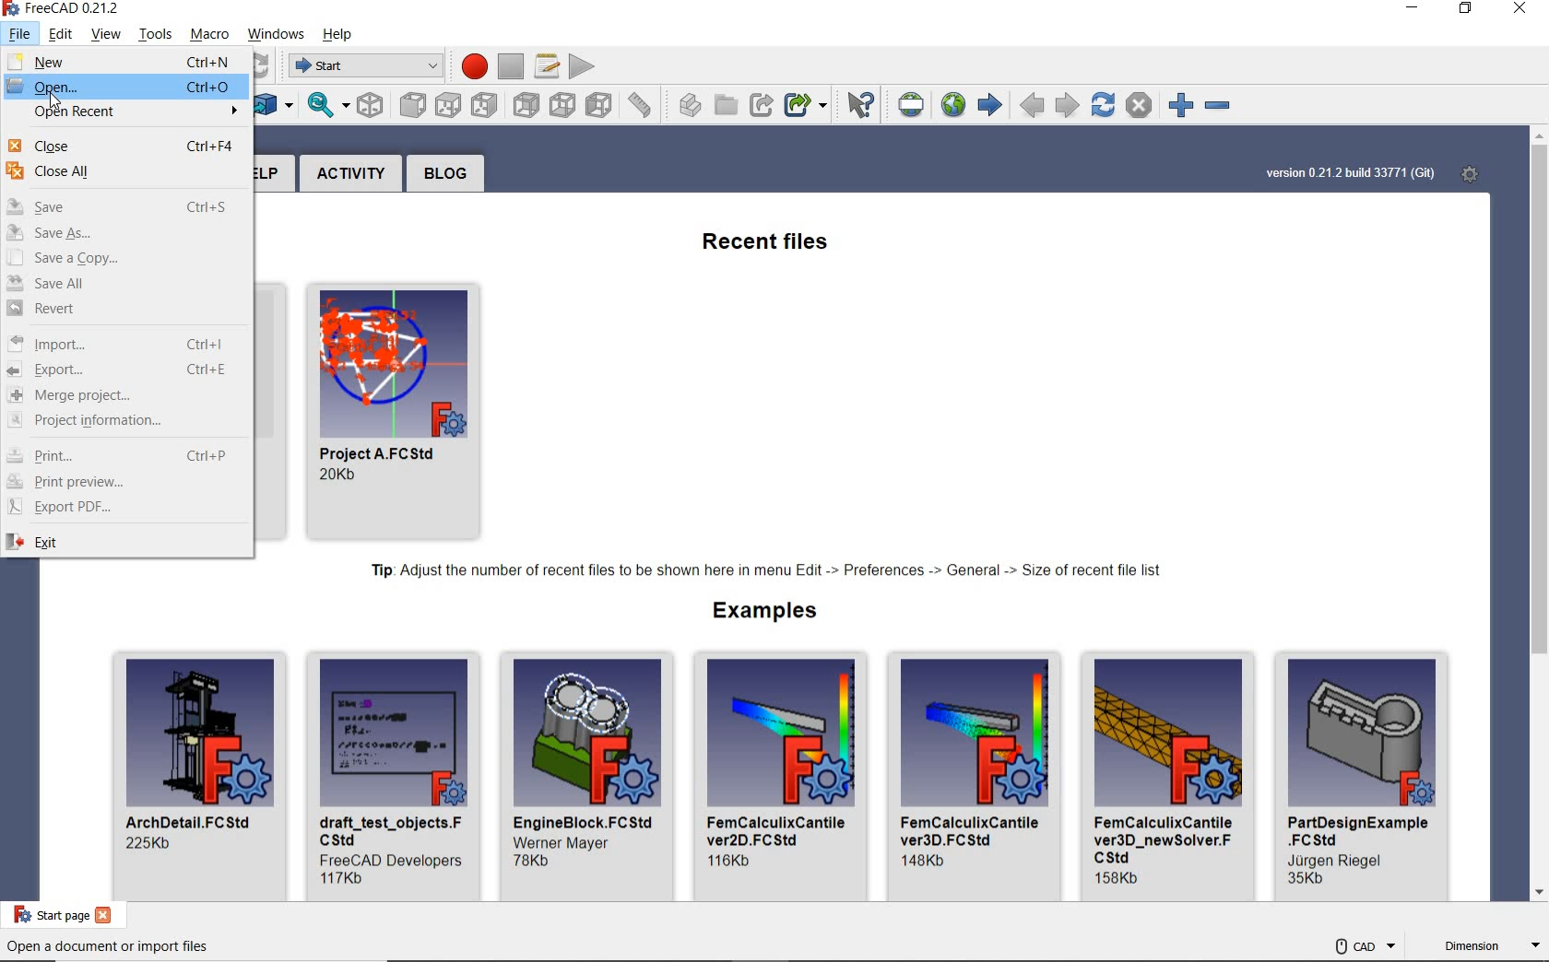 This screenshot has height=962, width=1549. Describe the element at coordinates (1221, 107) in the screenshot. I see `ZOOM OUT` at that location.